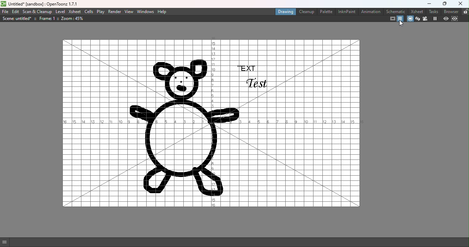  What do you see at coordinates (75, 12) in the screenshot?
I see `Xsheet` at bounding box center [75, 12].